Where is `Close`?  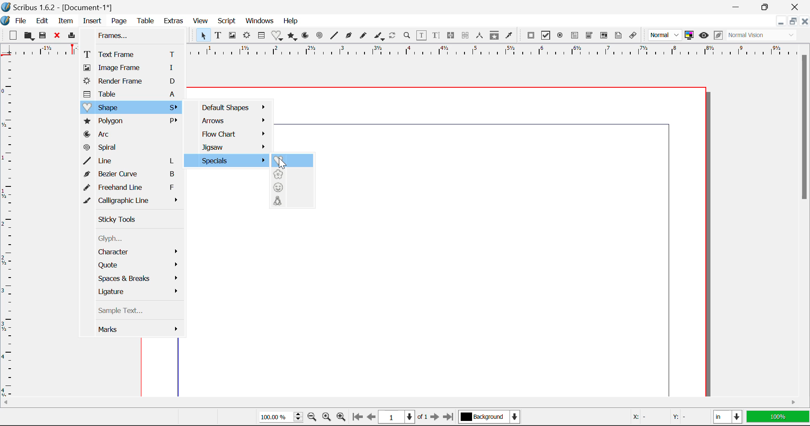 Close is located at coordinates (805, 22).